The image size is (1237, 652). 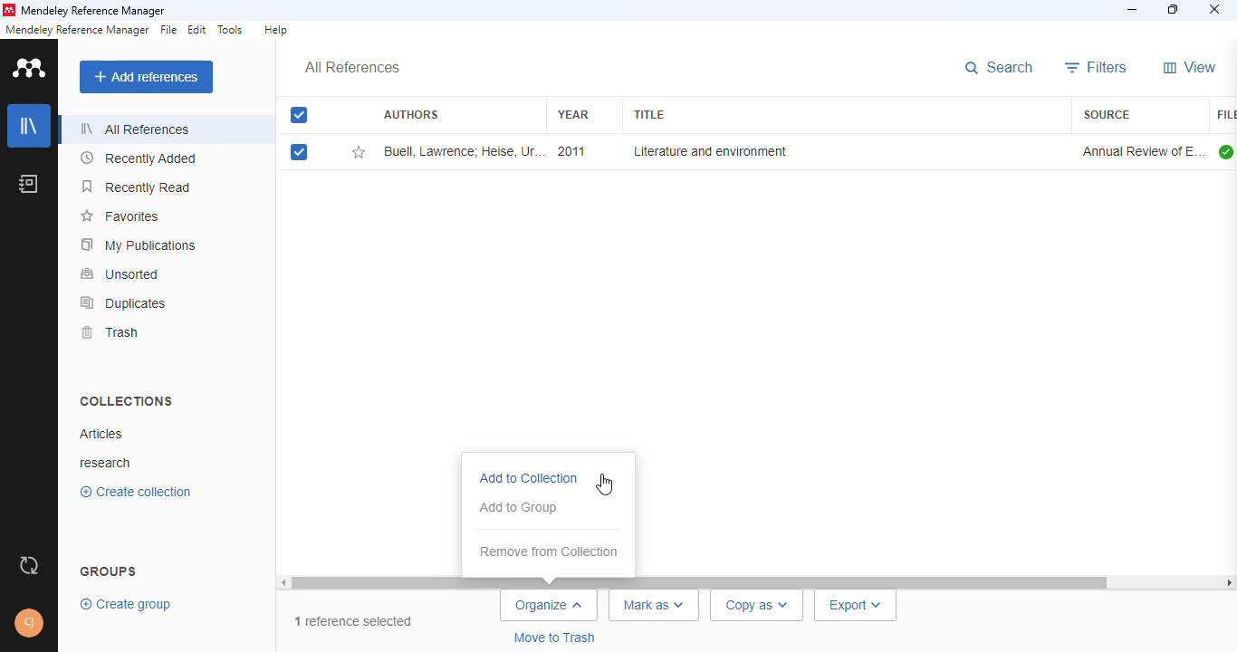 What do you see at coordinates (30, 68) in the screenshot?
I see `logo` at bounding box center [30, 68].